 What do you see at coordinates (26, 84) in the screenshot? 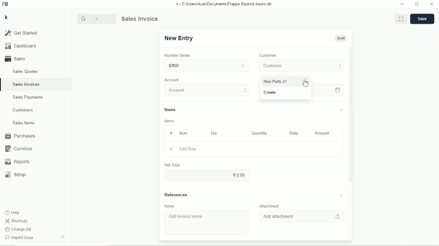
I see `Sales invoices` at bounding box center [26, 84].